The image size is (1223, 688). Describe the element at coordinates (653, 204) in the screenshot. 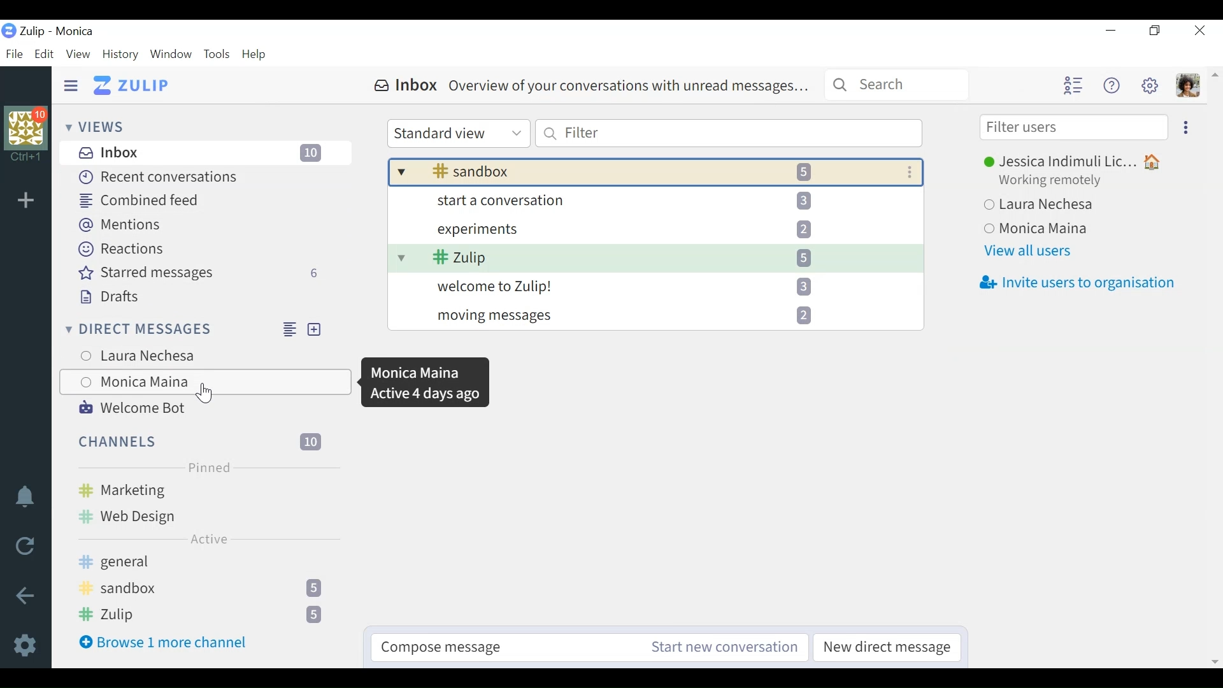

I see `start a conversation` at that location.